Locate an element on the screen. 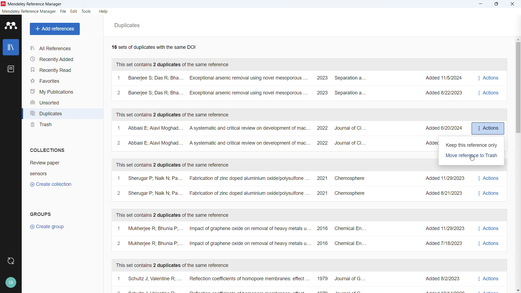  all references is located at coordinates (62, 48).